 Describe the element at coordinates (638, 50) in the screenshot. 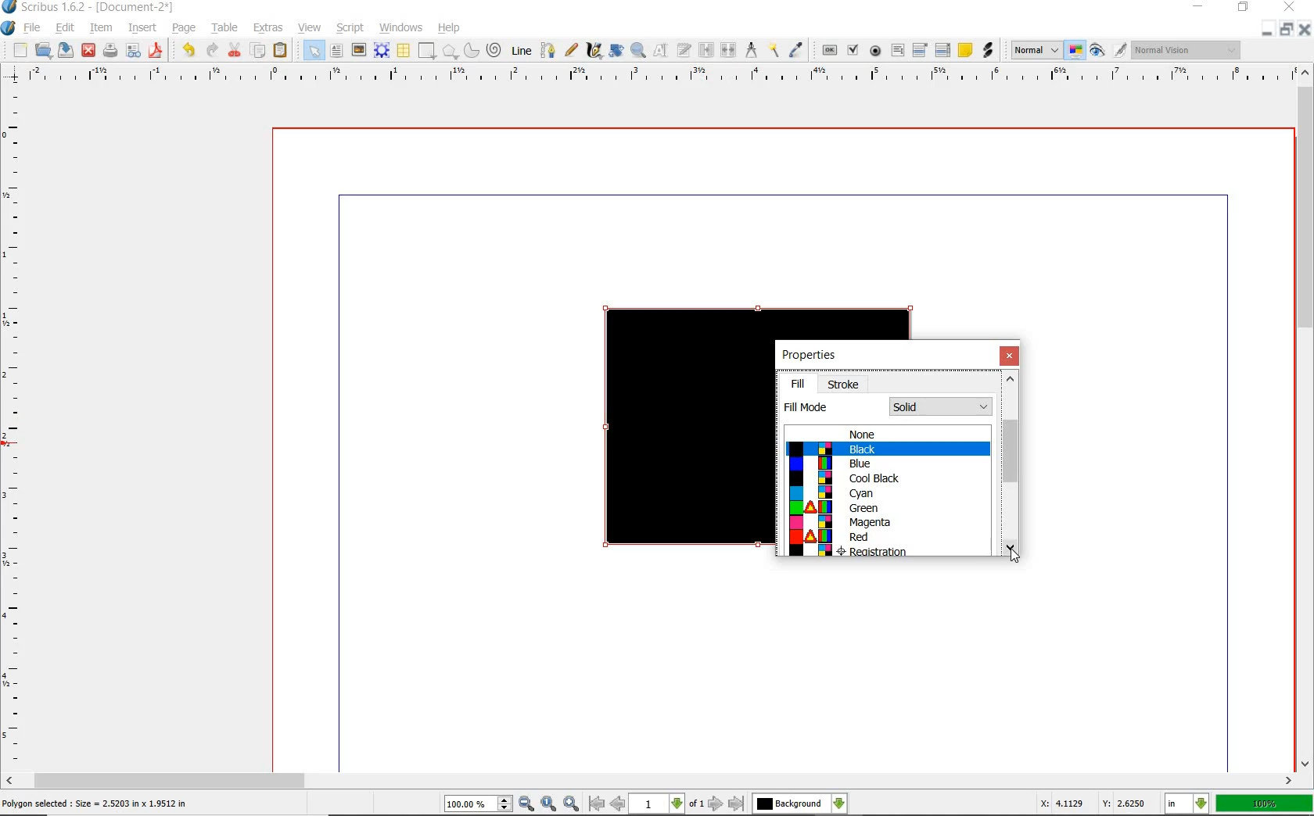

I see `zoom in or out` at that location.